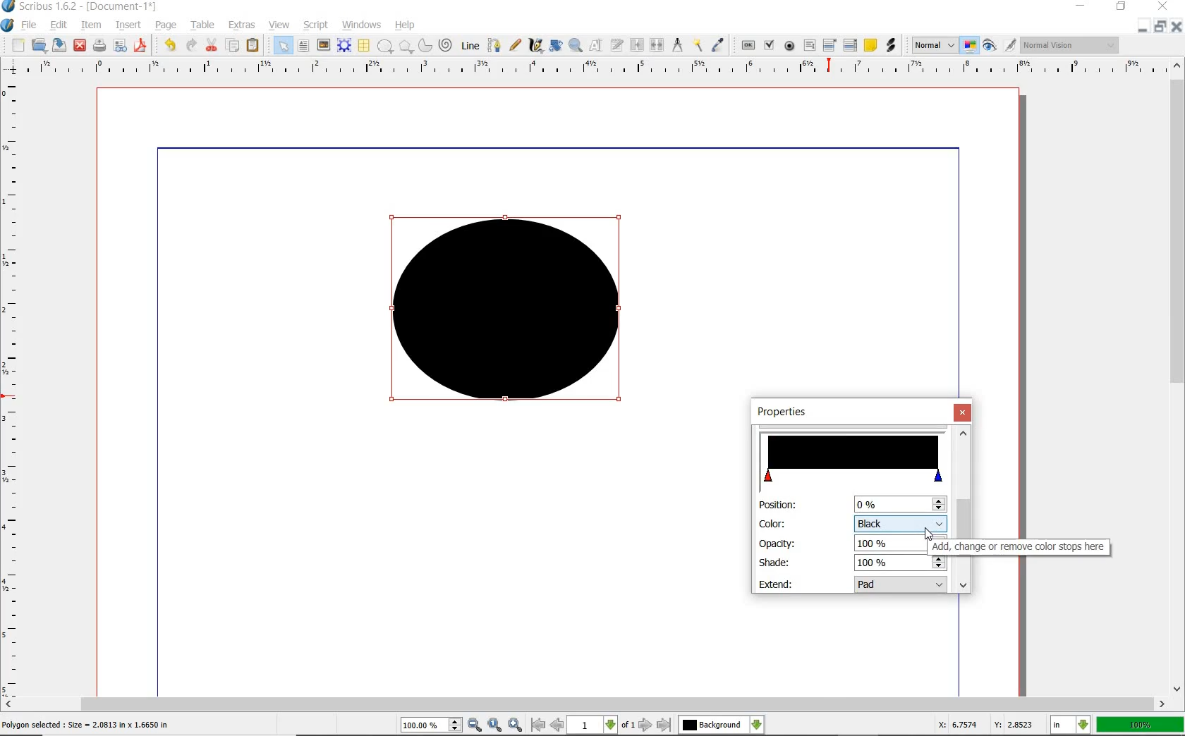 This screenshot has width=1185, height=736. What do you see at coordinates (363, 46) in the screenshot?
I see `TABLE` at bounding box center [363, 46].